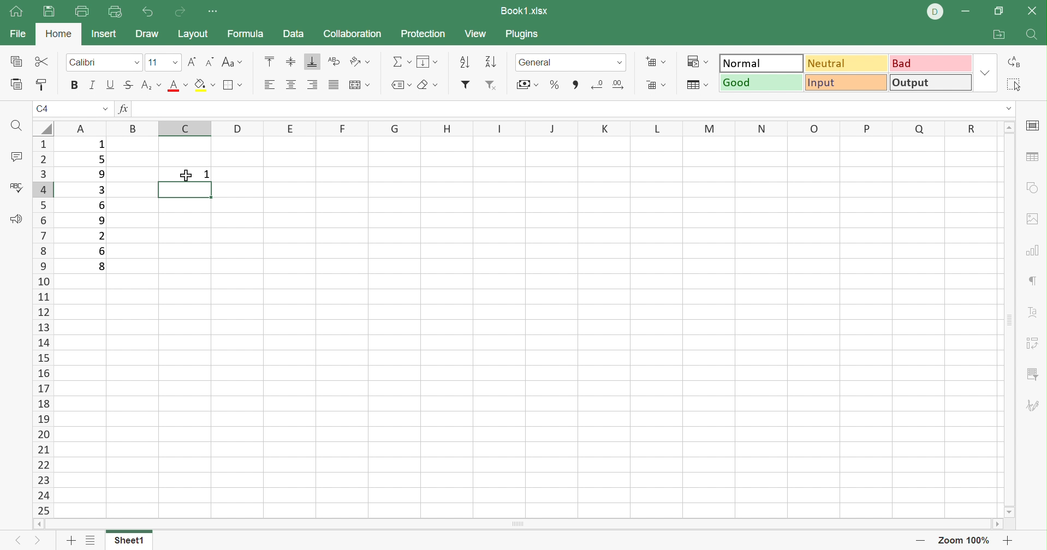 Image resolution: width=1047 pixels, height=550 pixels. What do you see at coordinates (1033, 157) in the screenshot?
I see `Table settings` at bounding box center [1033, 157].